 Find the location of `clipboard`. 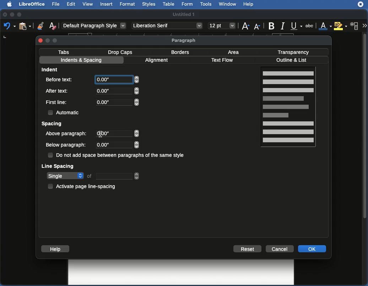

clipboard is located at coordinates (25, 26).